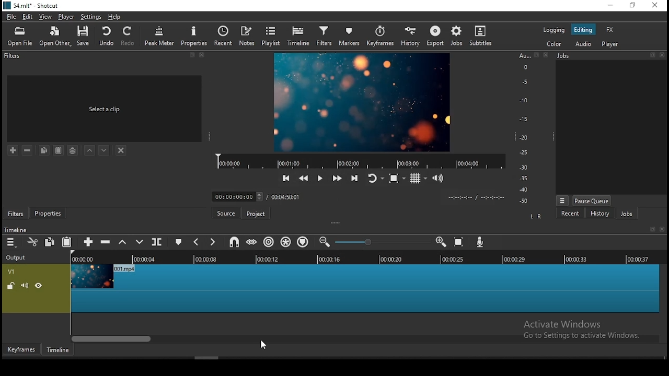  What do you see at coordinates (256, 213) in the screenshot?
I see `project` at bounding box center [256, 213].